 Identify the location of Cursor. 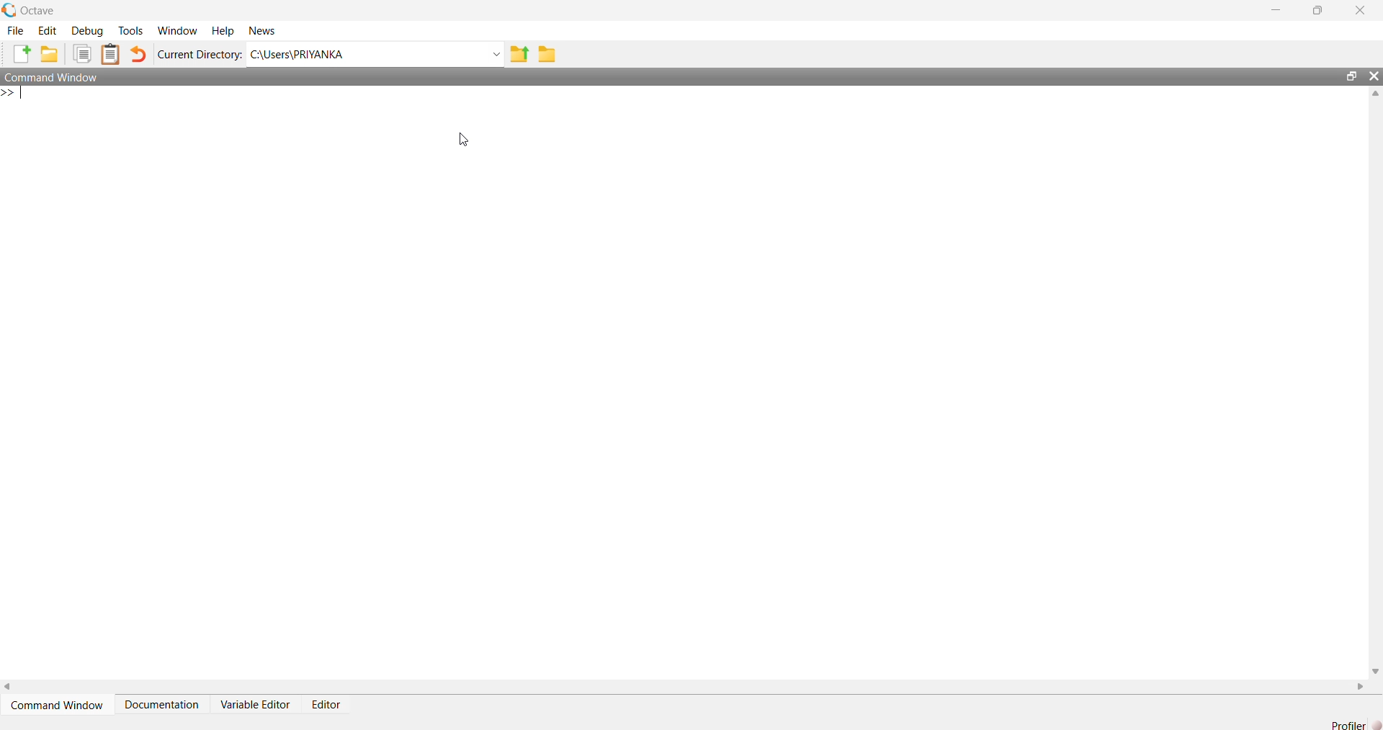
(454, 140).